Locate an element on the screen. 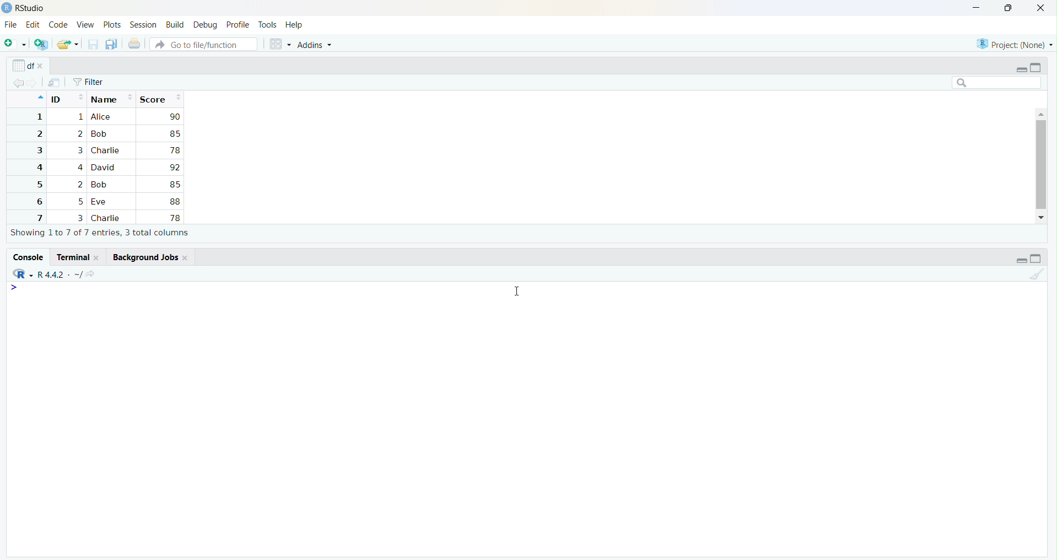 The width and height of the screenshot is (1057, 560). save all is located at coordinates (112, 45).